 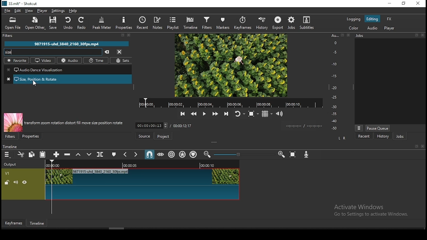 What do you see at coordinates (31, 136) in the screenshot?
I see `properties` at bounding box center [31, 136].